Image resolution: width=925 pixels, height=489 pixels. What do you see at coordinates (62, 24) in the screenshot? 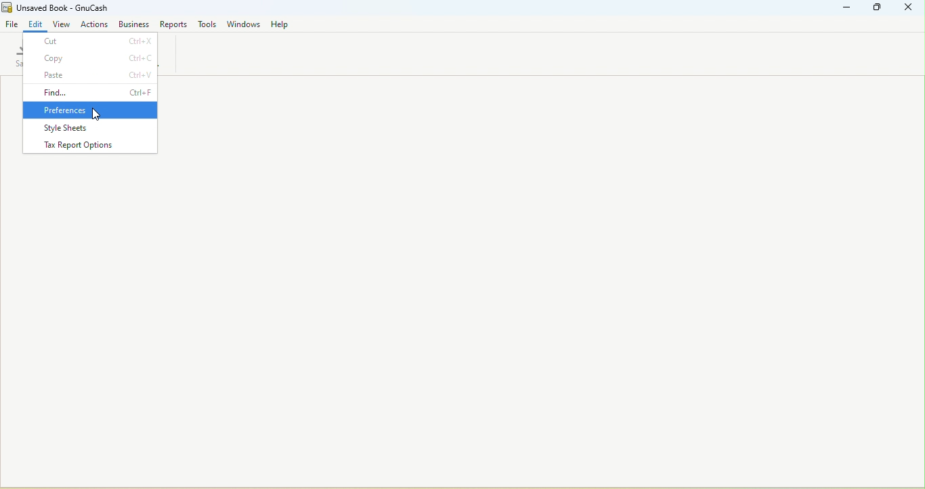
I see `View` at bounding box center [62, 24].